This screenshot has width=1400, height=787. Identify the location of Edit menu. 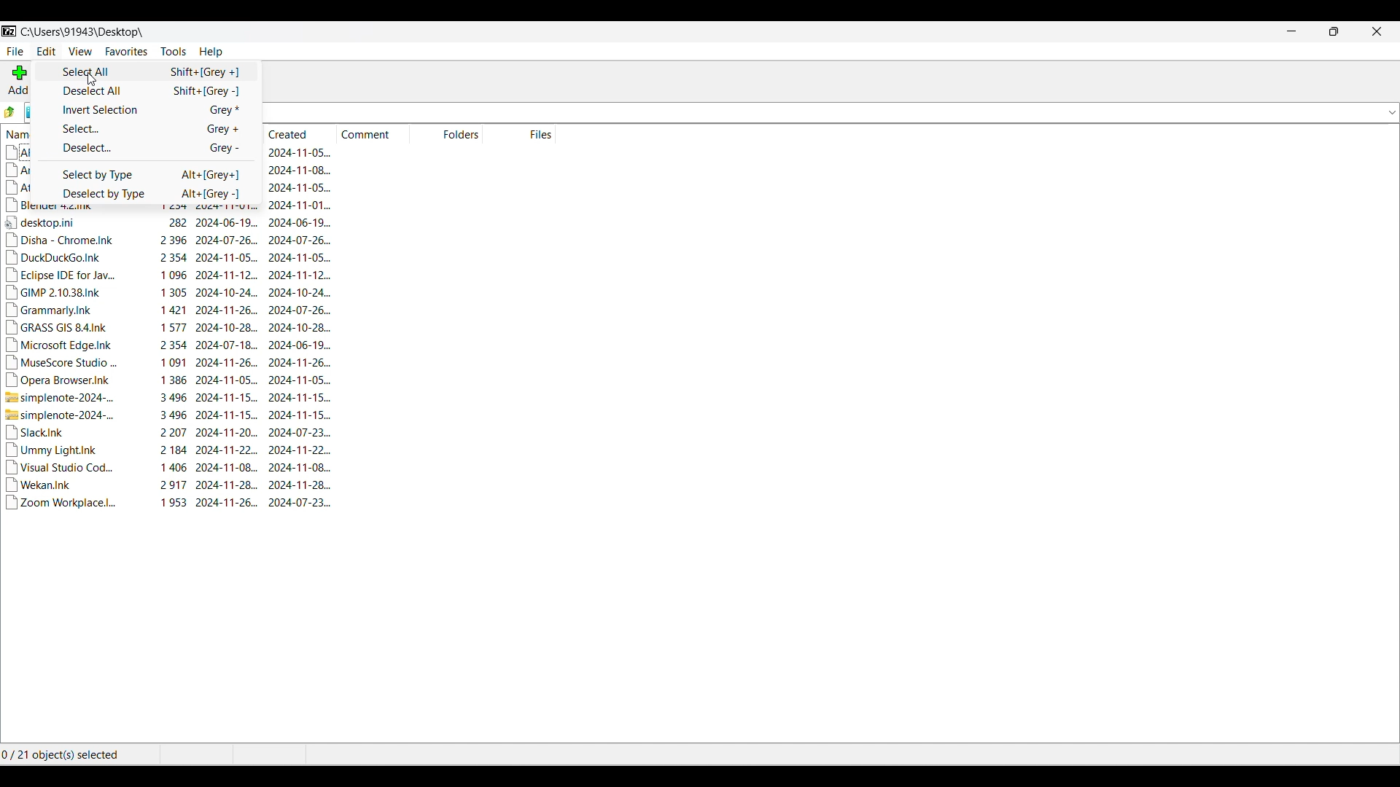
(47, 52).